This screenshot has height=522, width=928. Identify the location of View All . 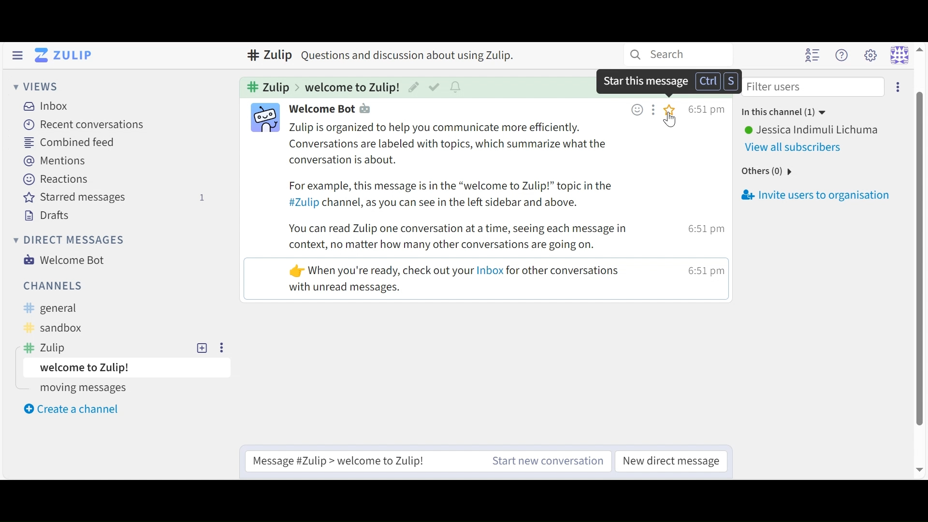
(791, 147).